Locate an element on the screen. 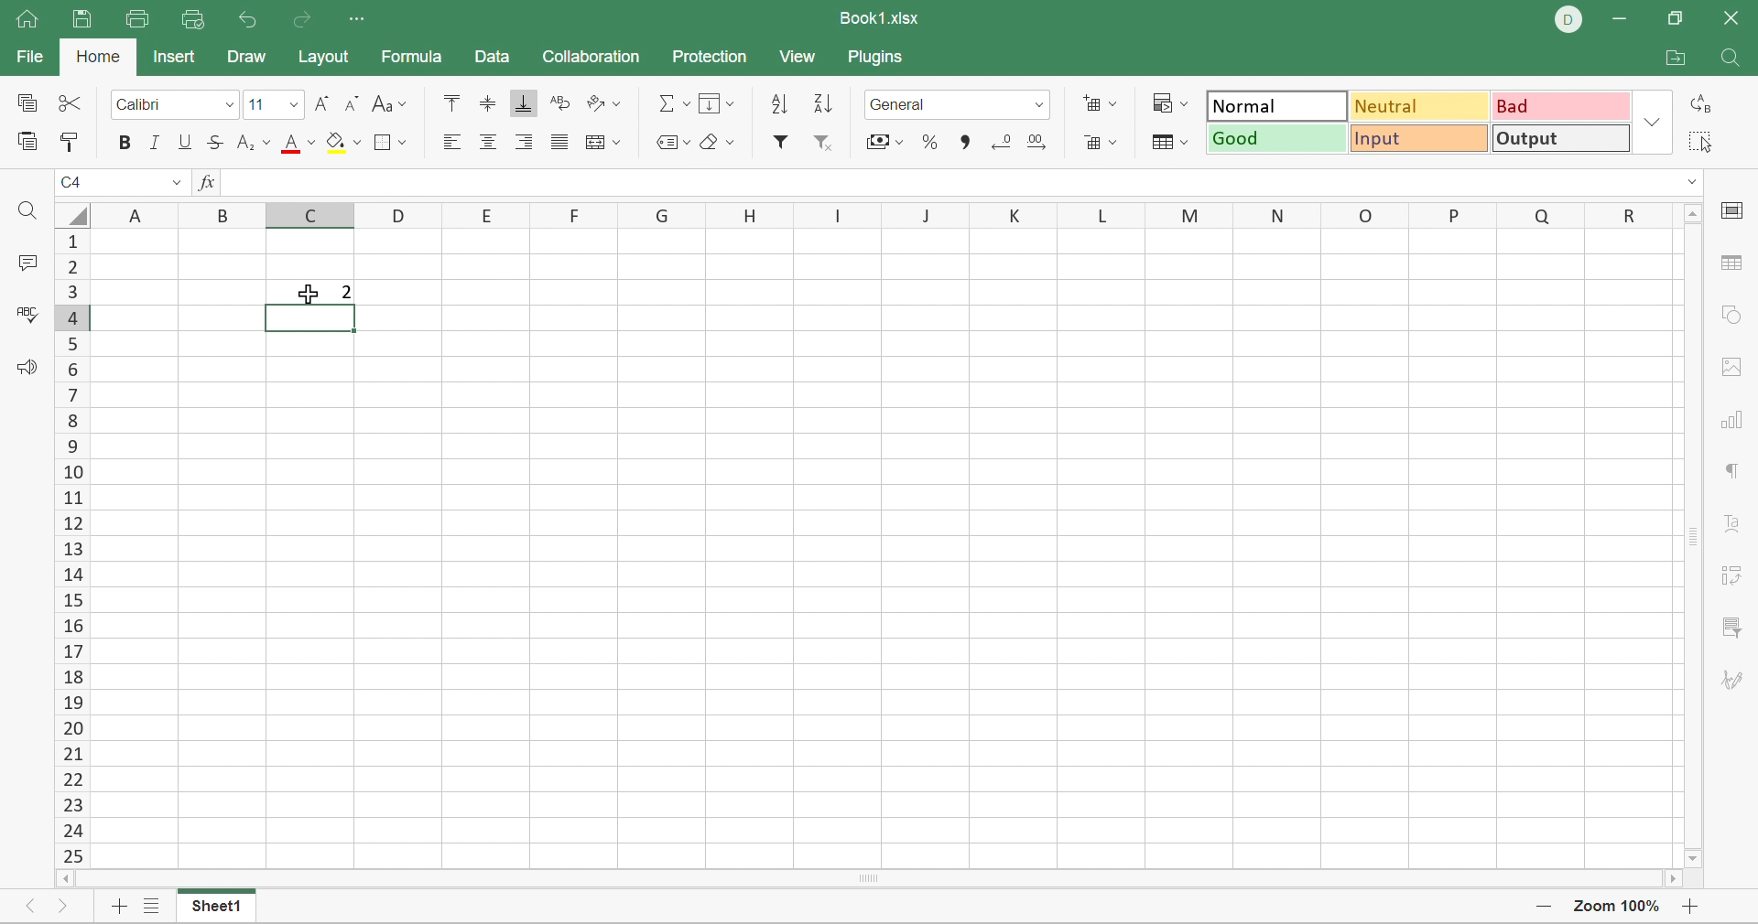  Home is located at coordinates (24, 17).